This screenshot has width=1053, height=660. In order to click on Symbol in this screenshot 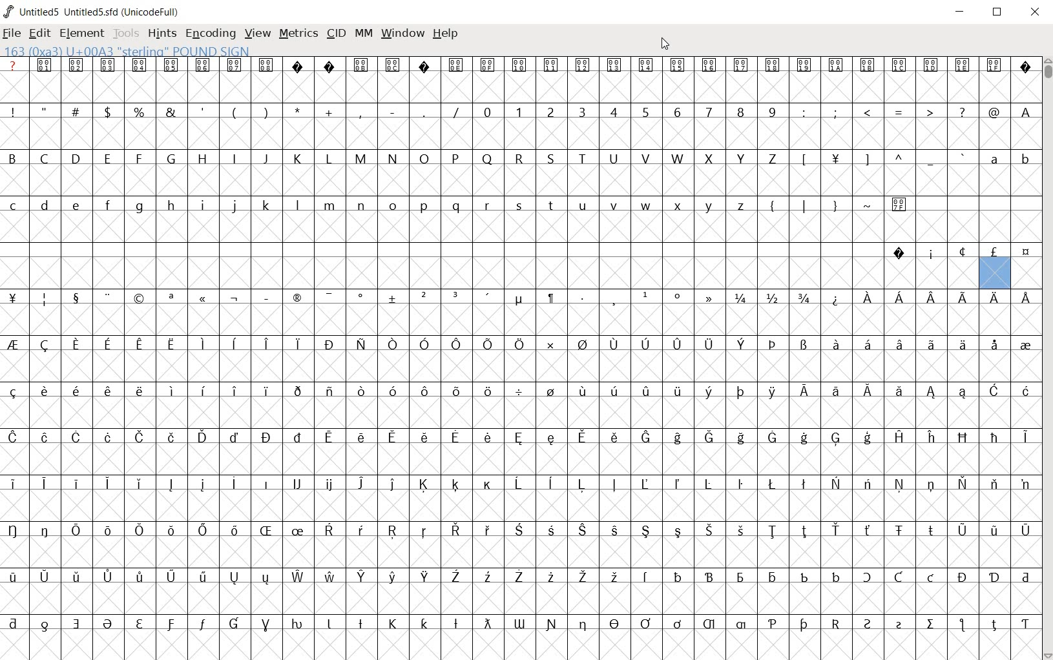, I will do `click(233, 531)`.